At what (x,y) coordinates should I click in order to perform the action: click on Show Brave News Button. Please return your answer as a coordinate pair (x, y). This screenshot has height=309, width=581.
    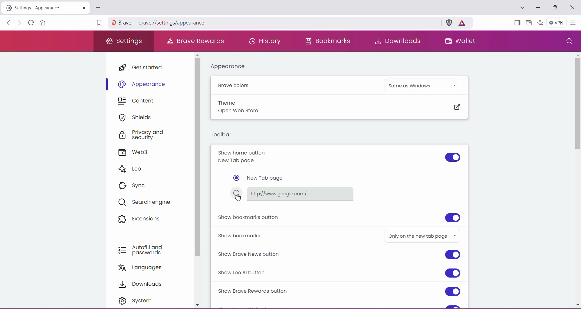
    Looking at the image, I should click on (252, 254).